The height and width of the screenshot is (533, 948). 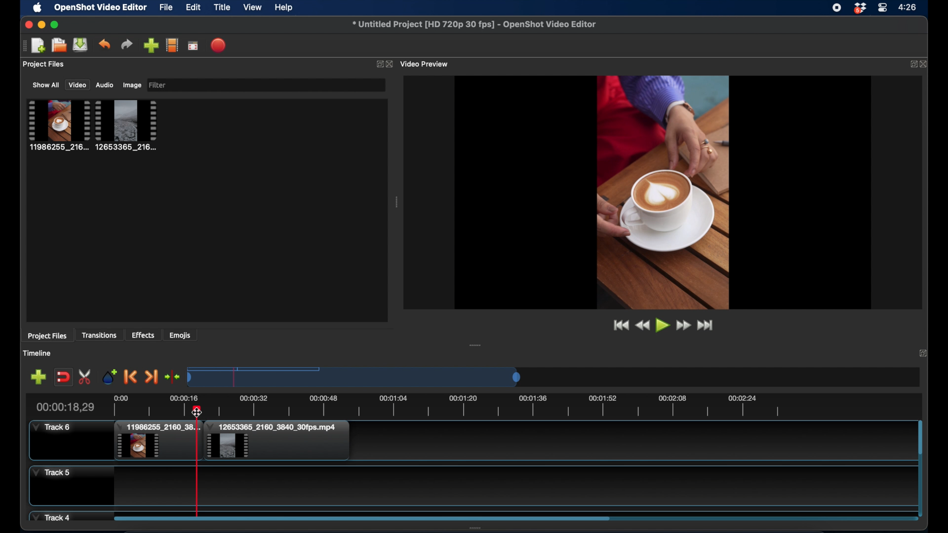 I want to click on full screen, so click(x=194, y=45).